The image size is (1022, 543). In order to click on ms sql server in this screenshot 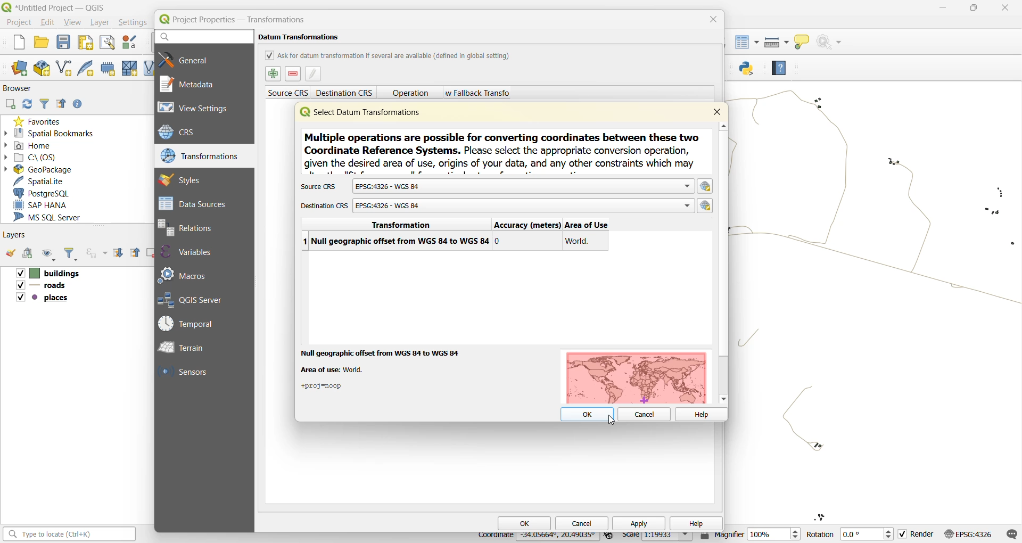, I will do `click(53, 217)`.